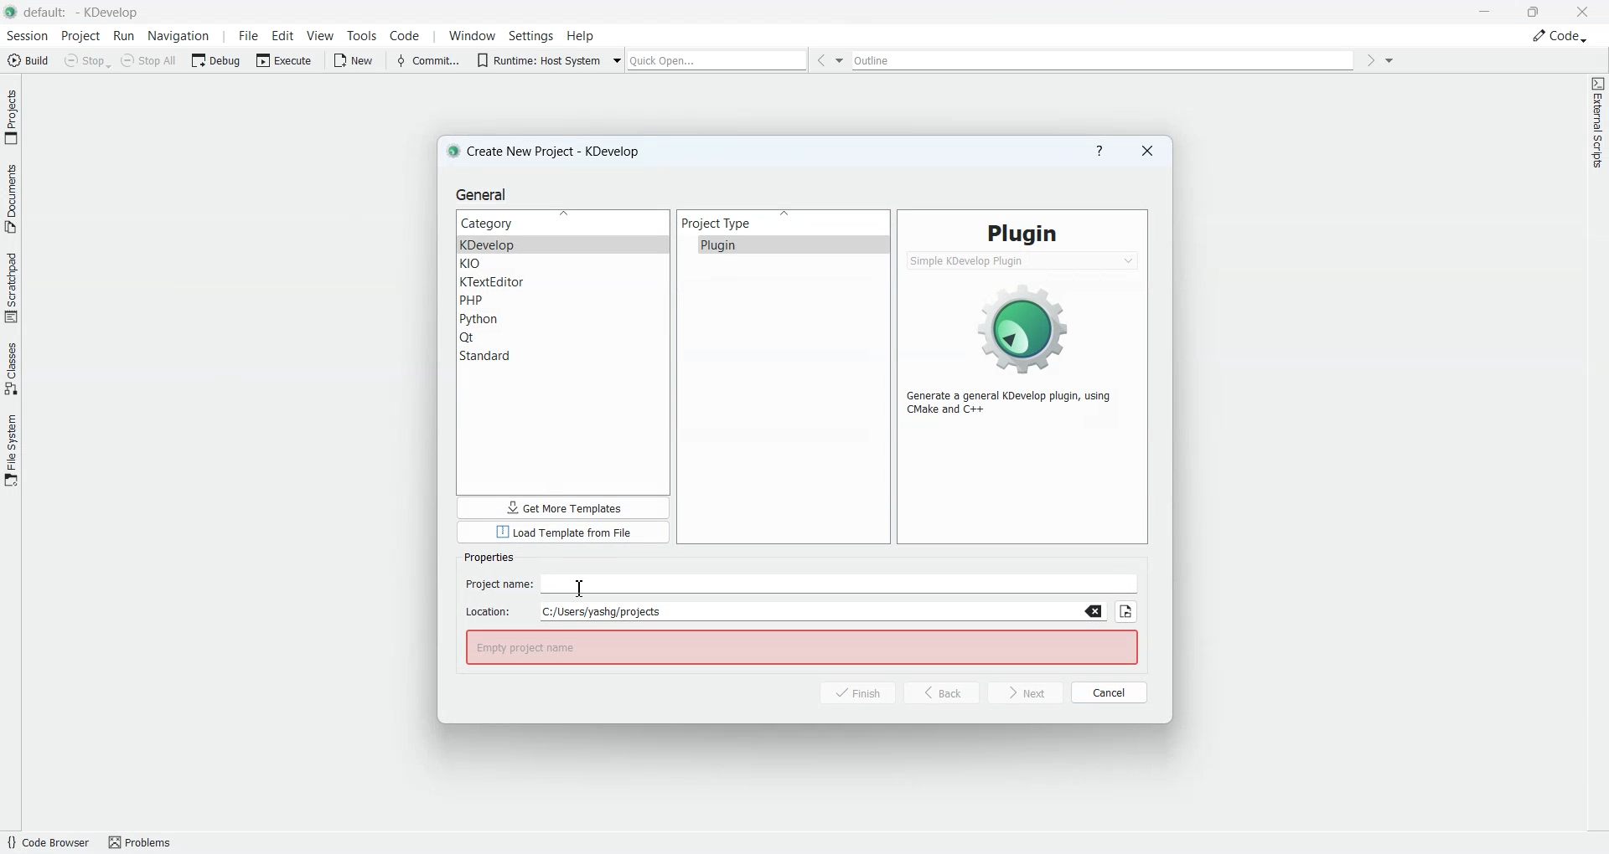 This screenshot has width=1609, height=854. Describe the element at coordinates (578, 588) in the screenshot. I see `Text cursor` at that location.